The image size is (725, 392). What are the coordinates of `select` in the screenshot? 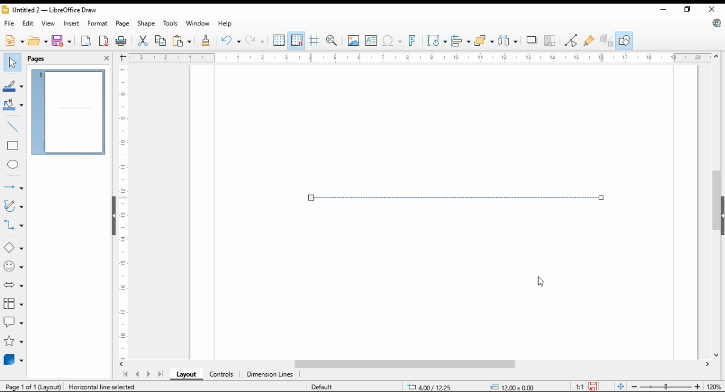 It's located at (12, 62).